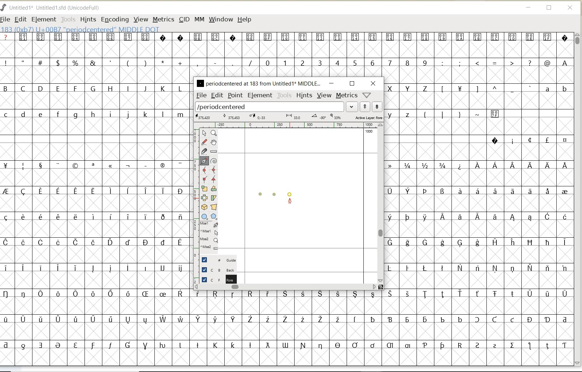 The width and height of the screenshot is (582, 372). I want to click on EDIT, so click(20, 20).